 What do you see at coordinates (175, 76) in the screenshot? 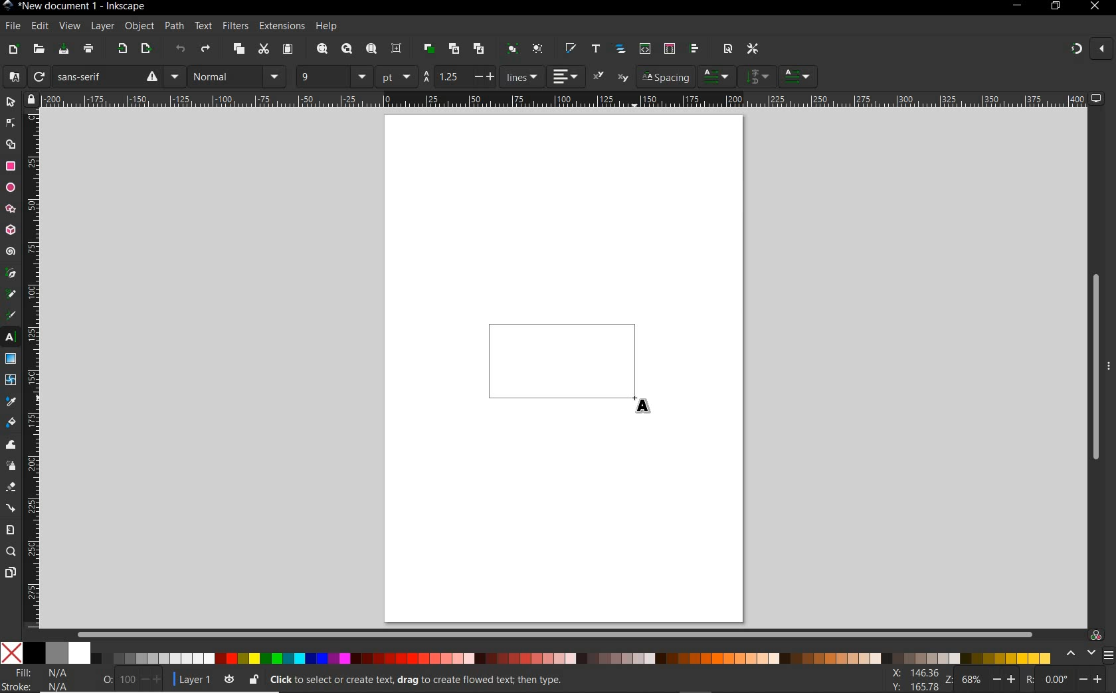
I see `Menu` at bounding box center [175, 76].